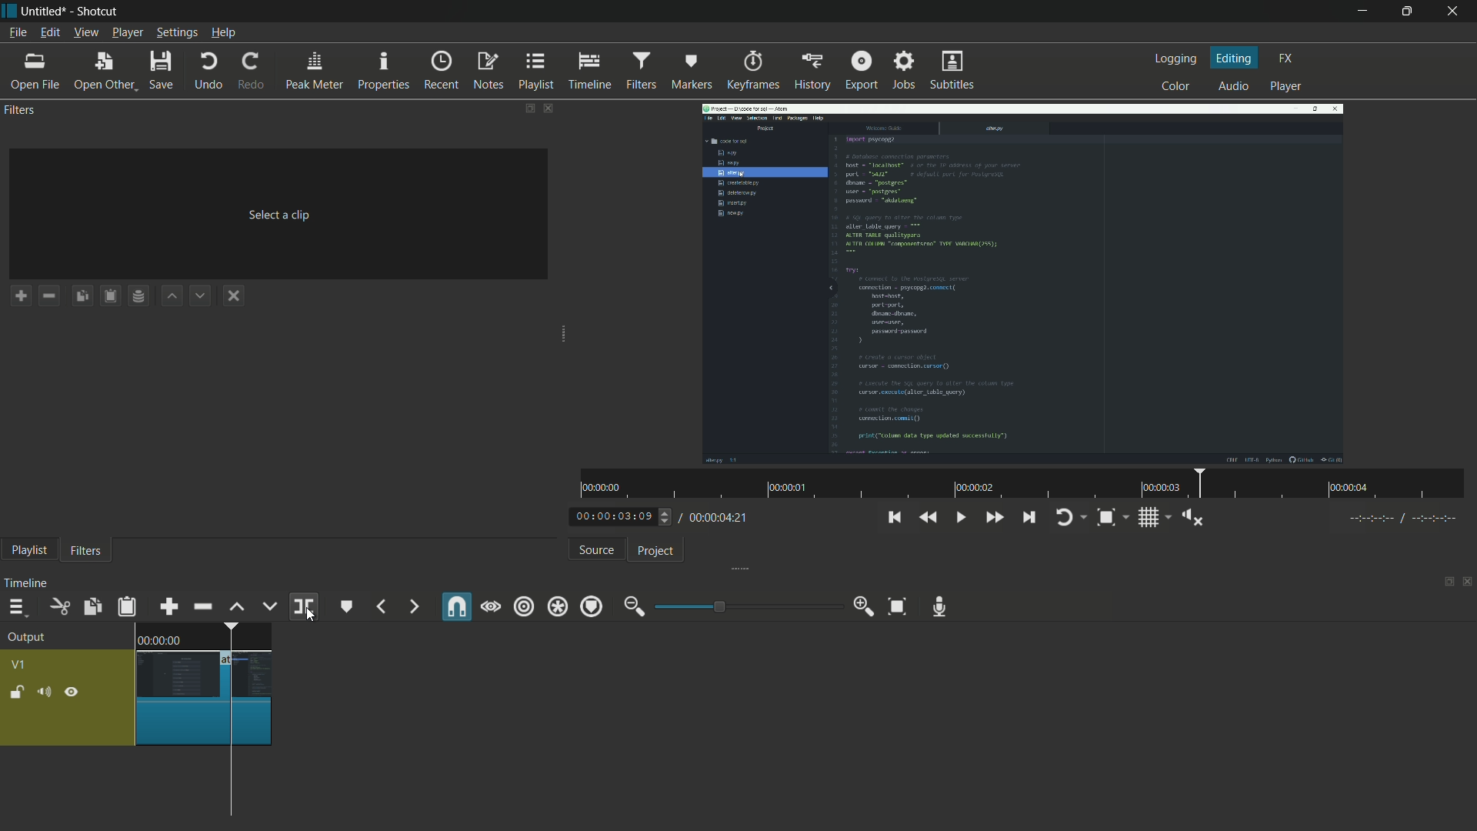 This screenshot has height=831, width=1477. I want to click on toggle grid, so click(1150, 518).